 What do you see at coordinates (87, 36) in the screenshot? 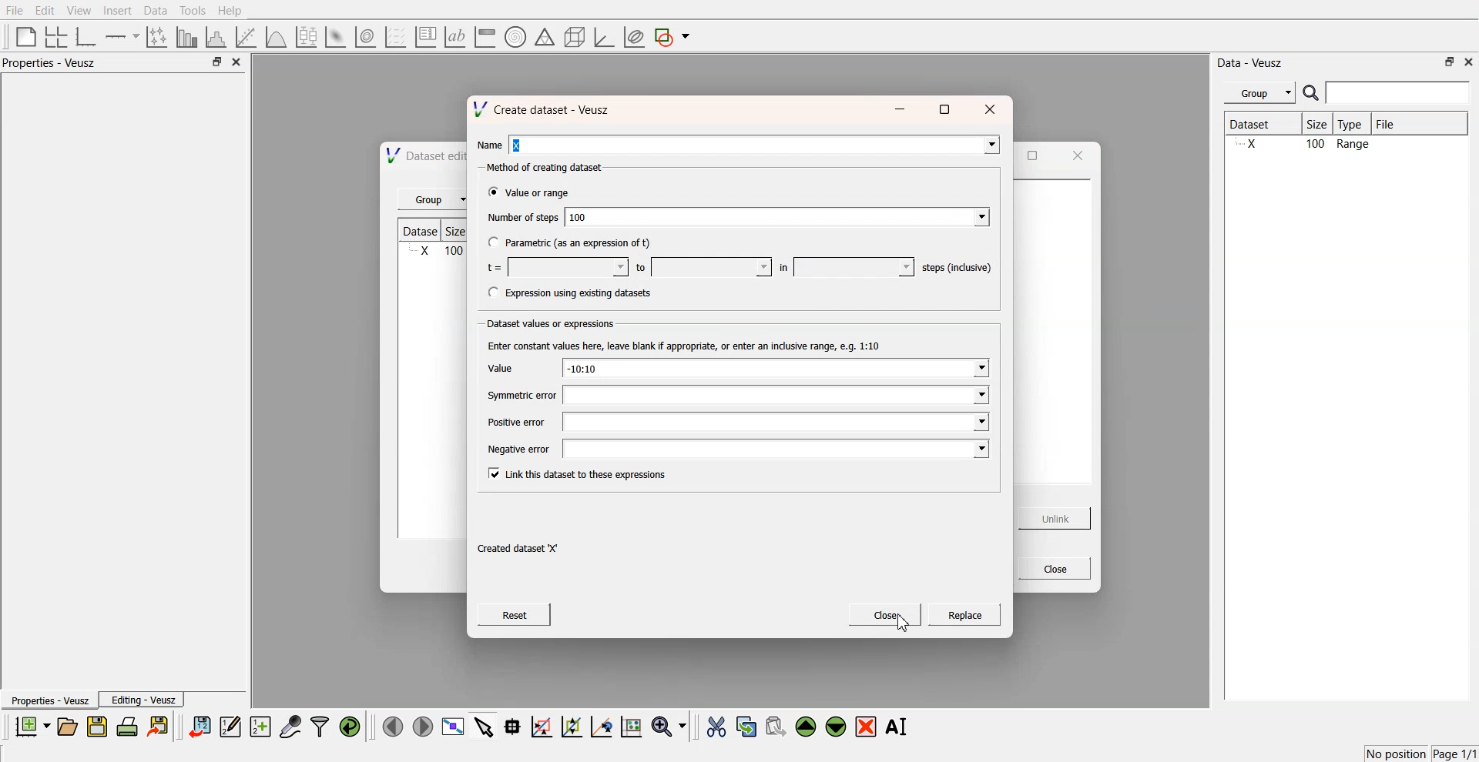
I see `base graphs` at bounding box center [87, 36].